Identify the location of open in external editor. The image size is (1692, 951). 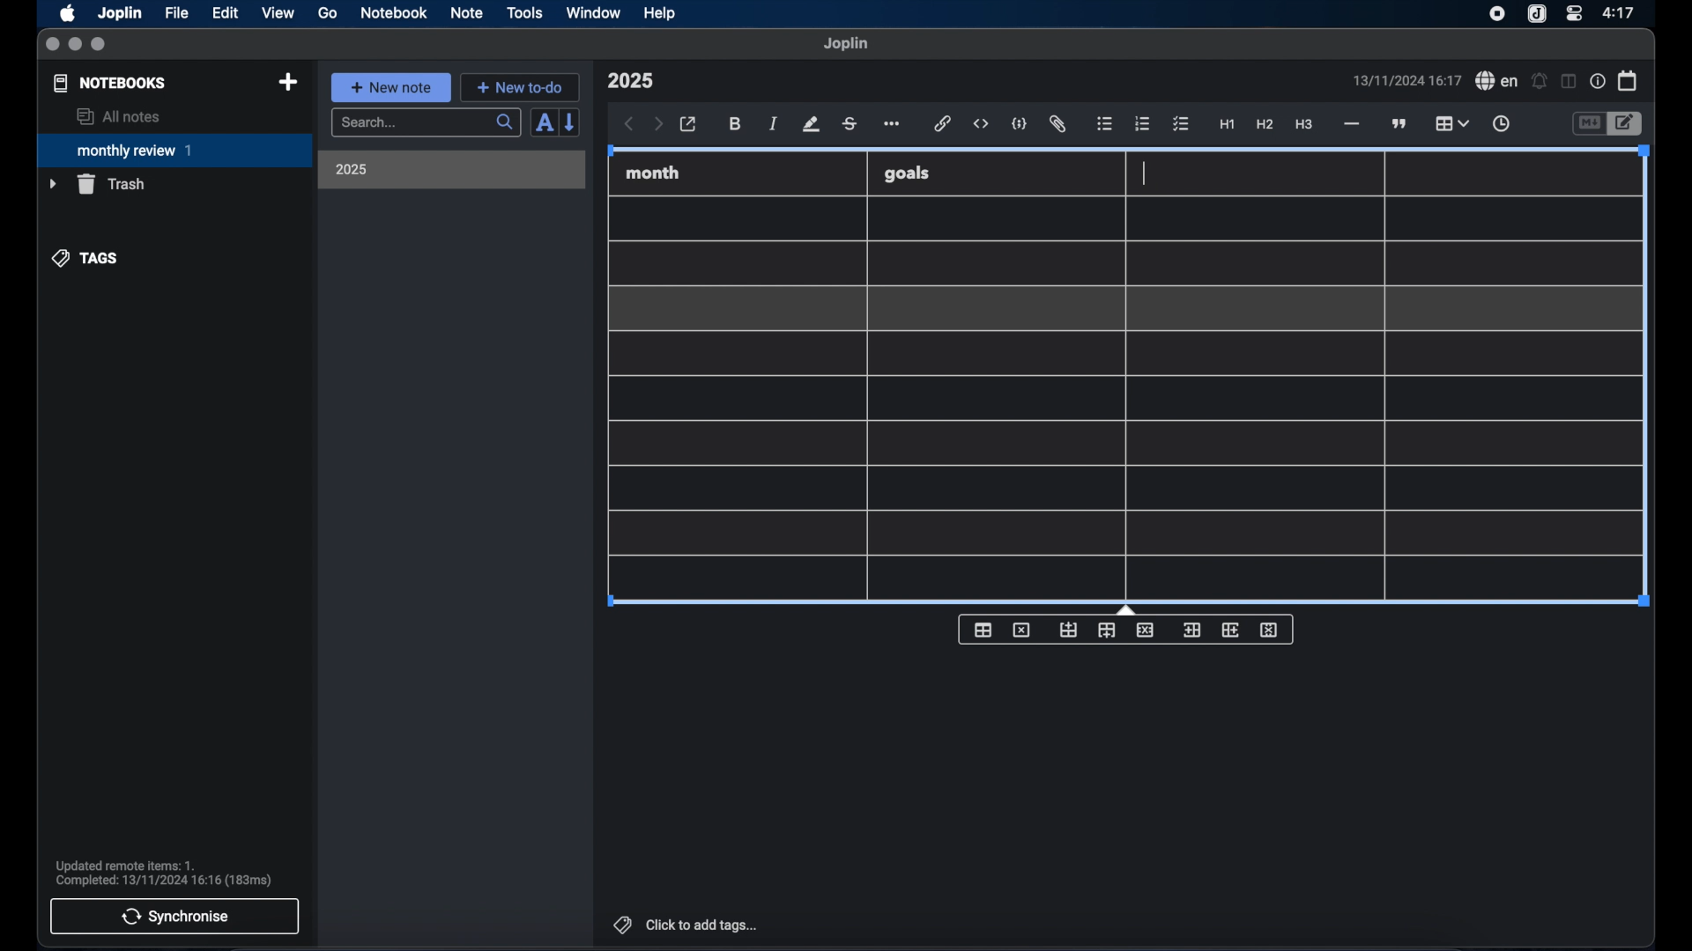
(689, 125).